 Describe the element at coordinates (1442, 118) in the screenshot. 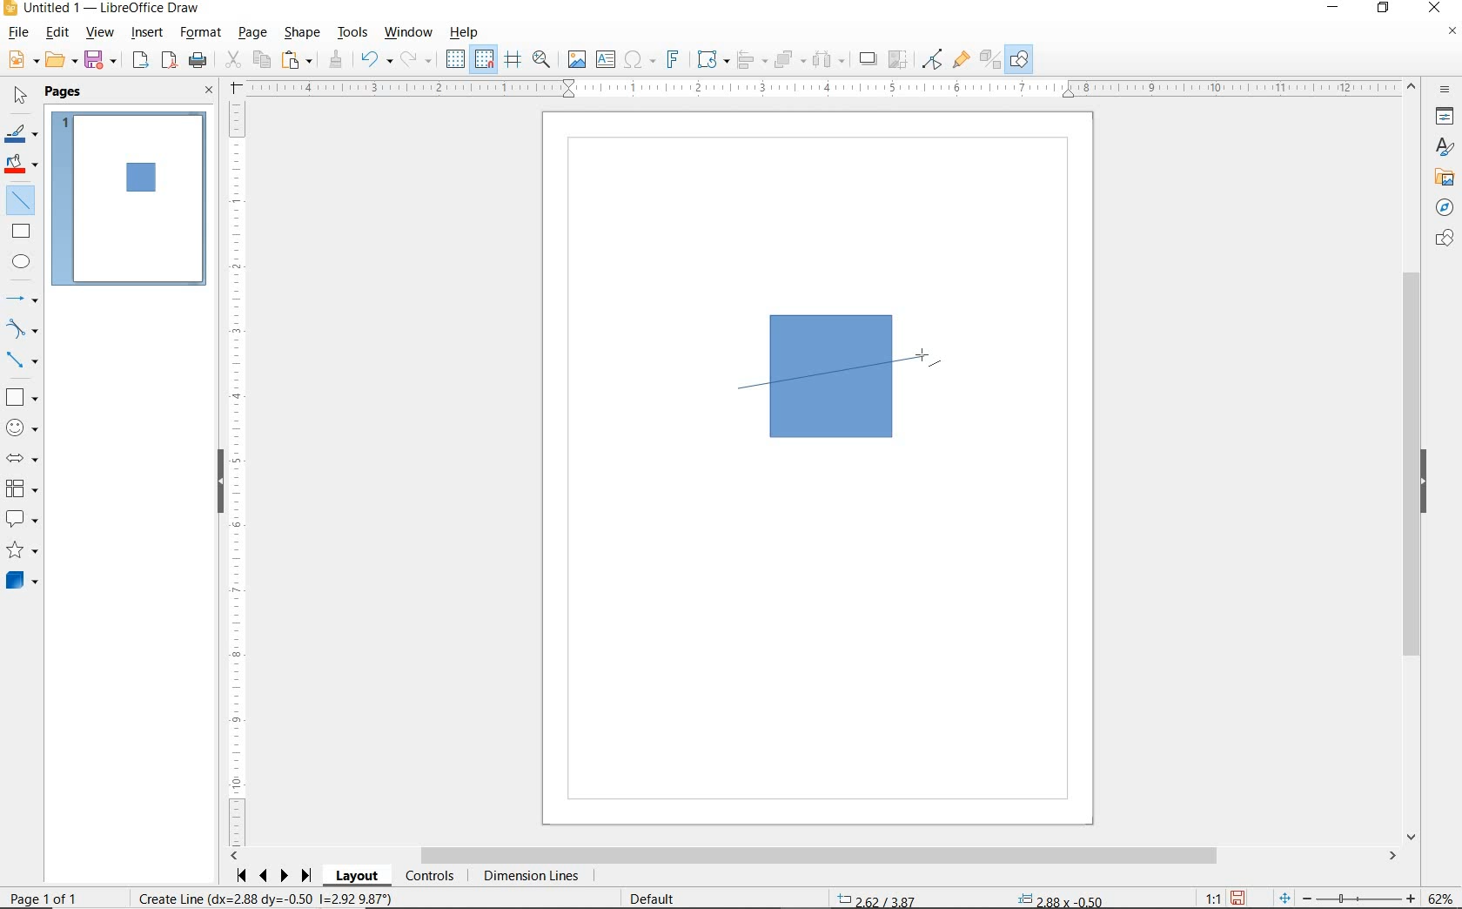

I see `PROPERTIES` at that location.